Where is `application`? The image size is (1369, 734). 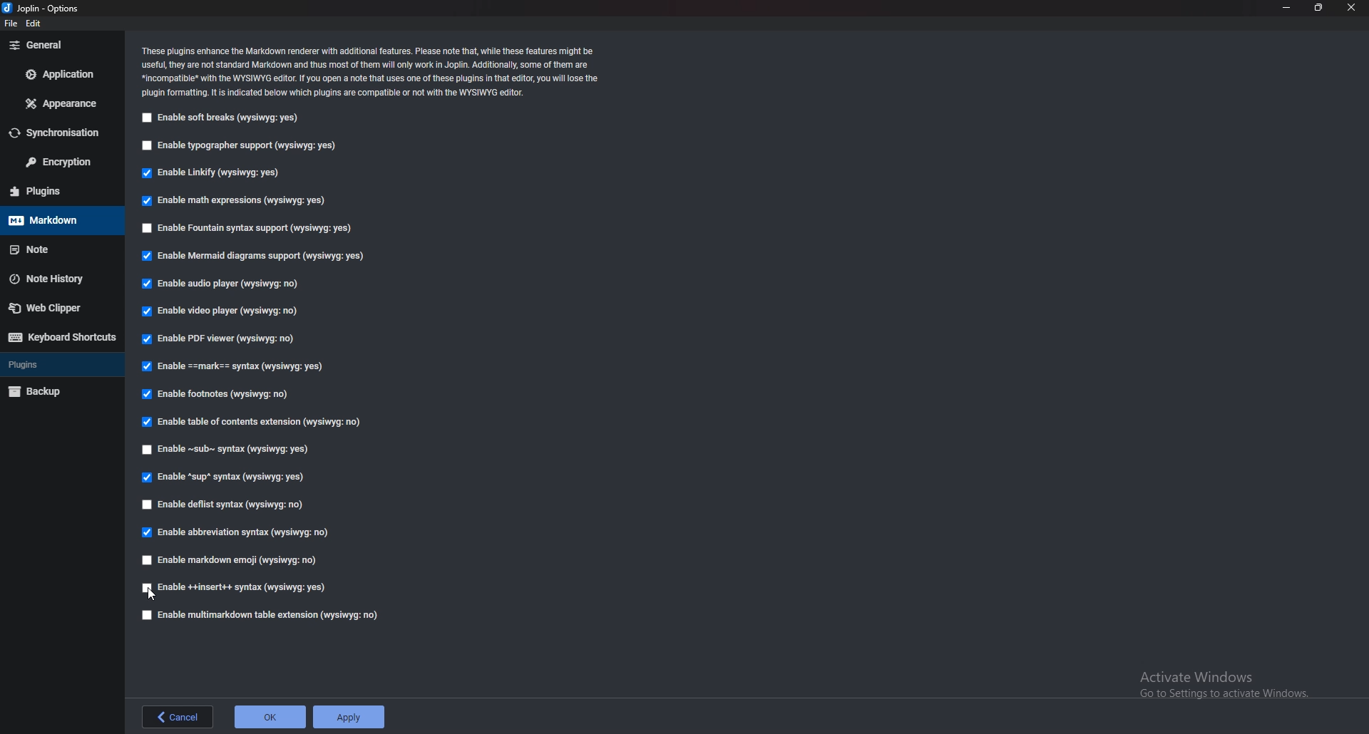
application is located at coordinates (58, 73).